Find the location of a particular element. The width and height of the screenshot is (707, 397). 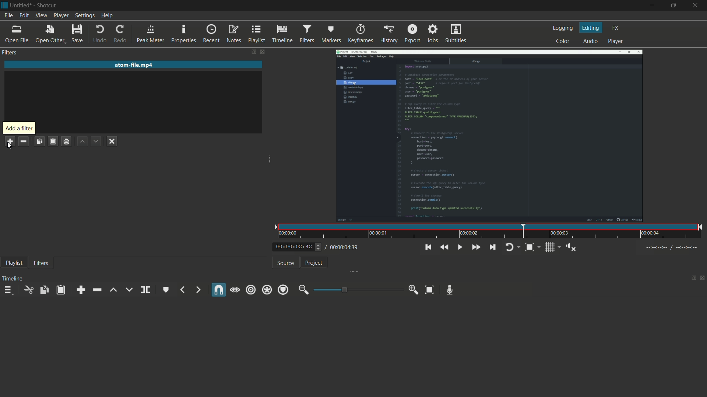

open other is located at coordinates (50, 35).